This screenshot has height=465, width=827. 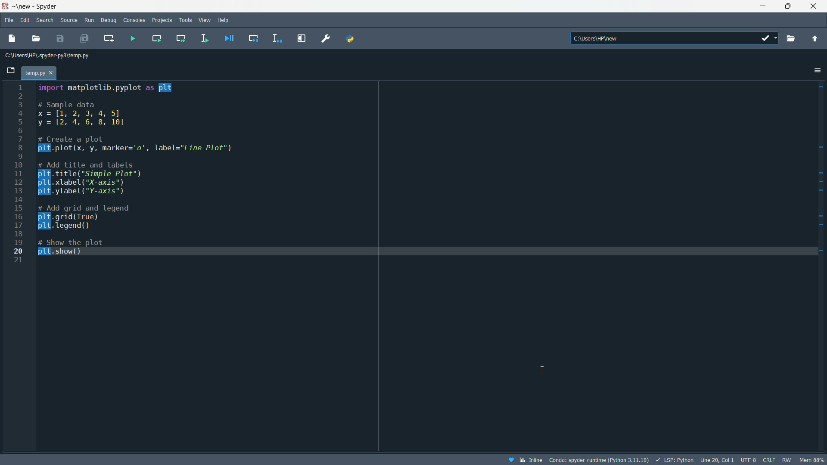 What do you see at coordinates (38, 6) in the screenshot?
I see `~\new - Spyder` at bounding box center [38, 6].